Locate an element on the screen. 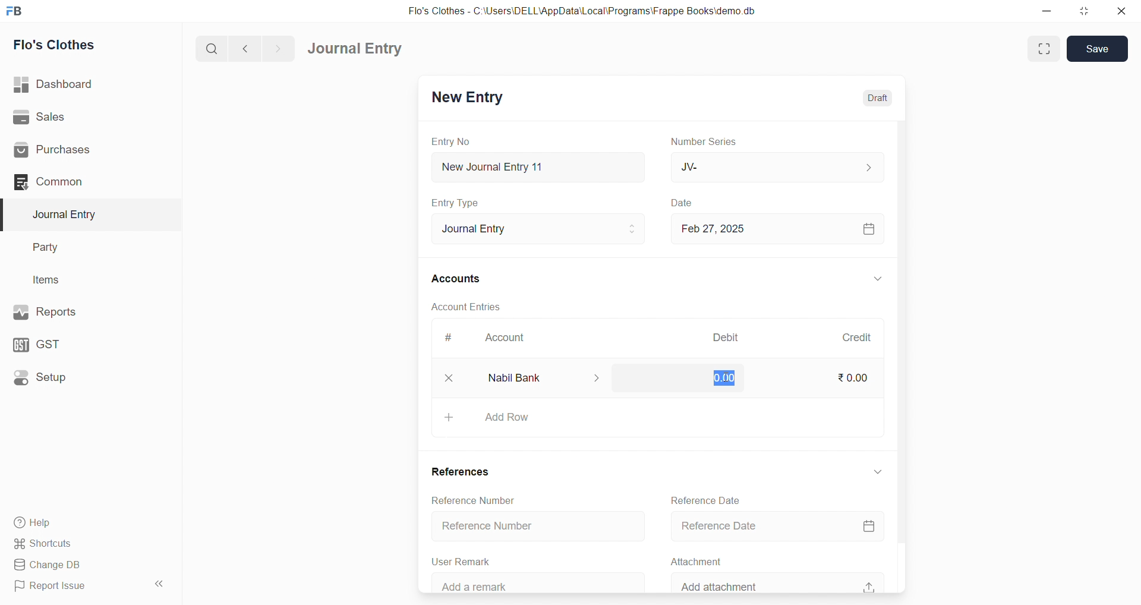 This screenshot has height=605, width=1141. Purchases is located at coordinates (72, 151).